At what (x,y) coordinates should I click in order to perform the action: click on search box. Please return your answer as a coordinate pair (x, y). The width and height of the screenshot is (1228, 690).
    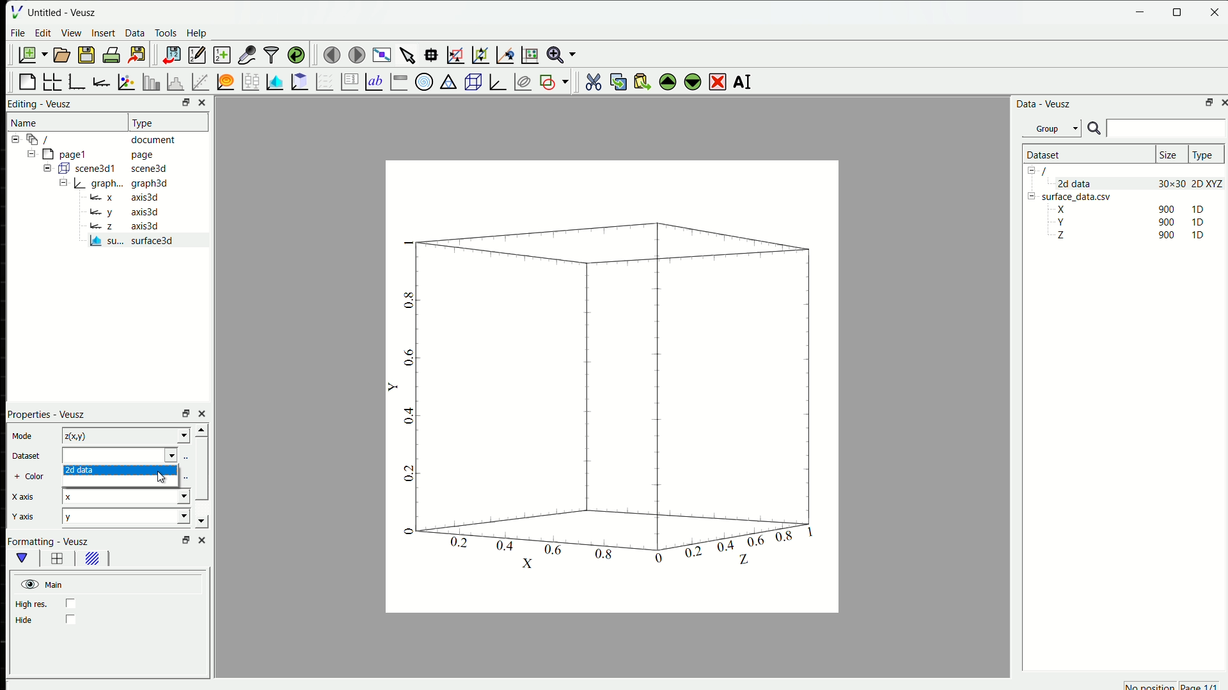
    Looking at the image, I should click on (1165, 128).